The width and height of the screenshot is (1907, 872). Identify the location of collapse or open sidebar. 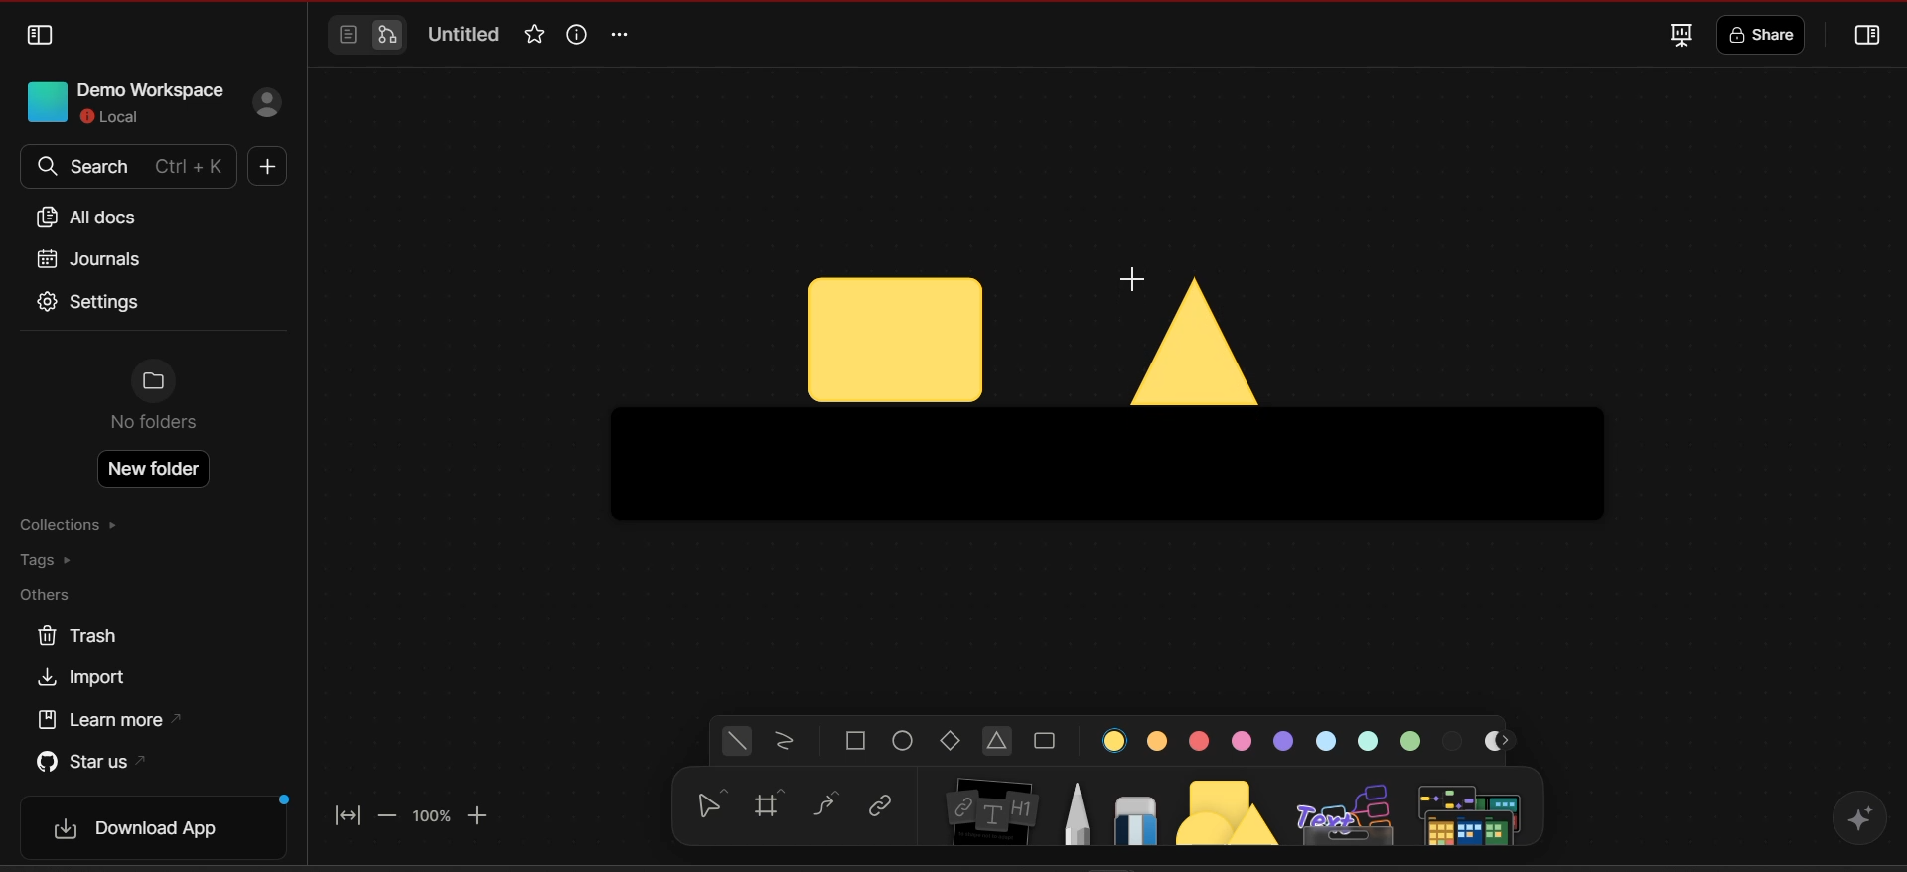
(1869, 37).